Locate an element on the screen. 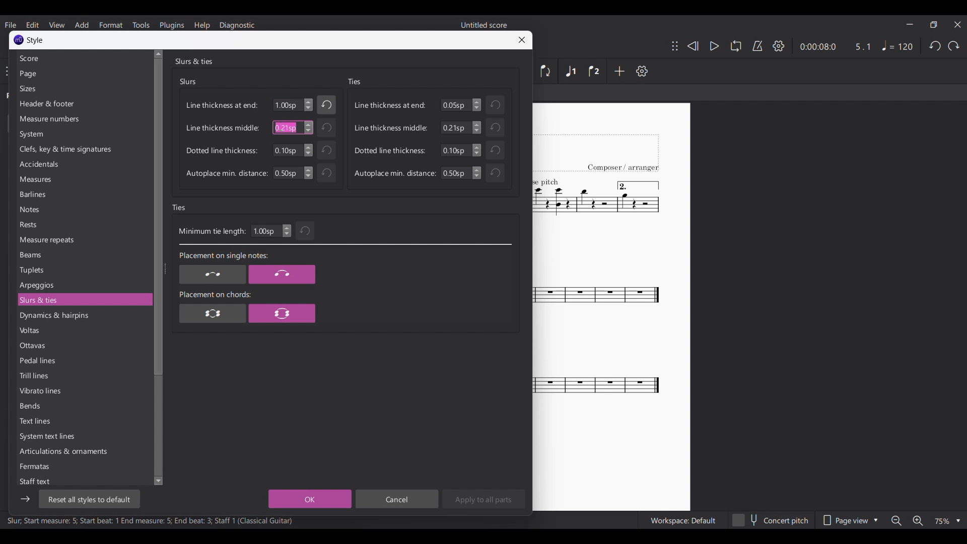 Image resolution: width=967 pixels, height=544 pixels. Ties is located at coordinates (179, 208).